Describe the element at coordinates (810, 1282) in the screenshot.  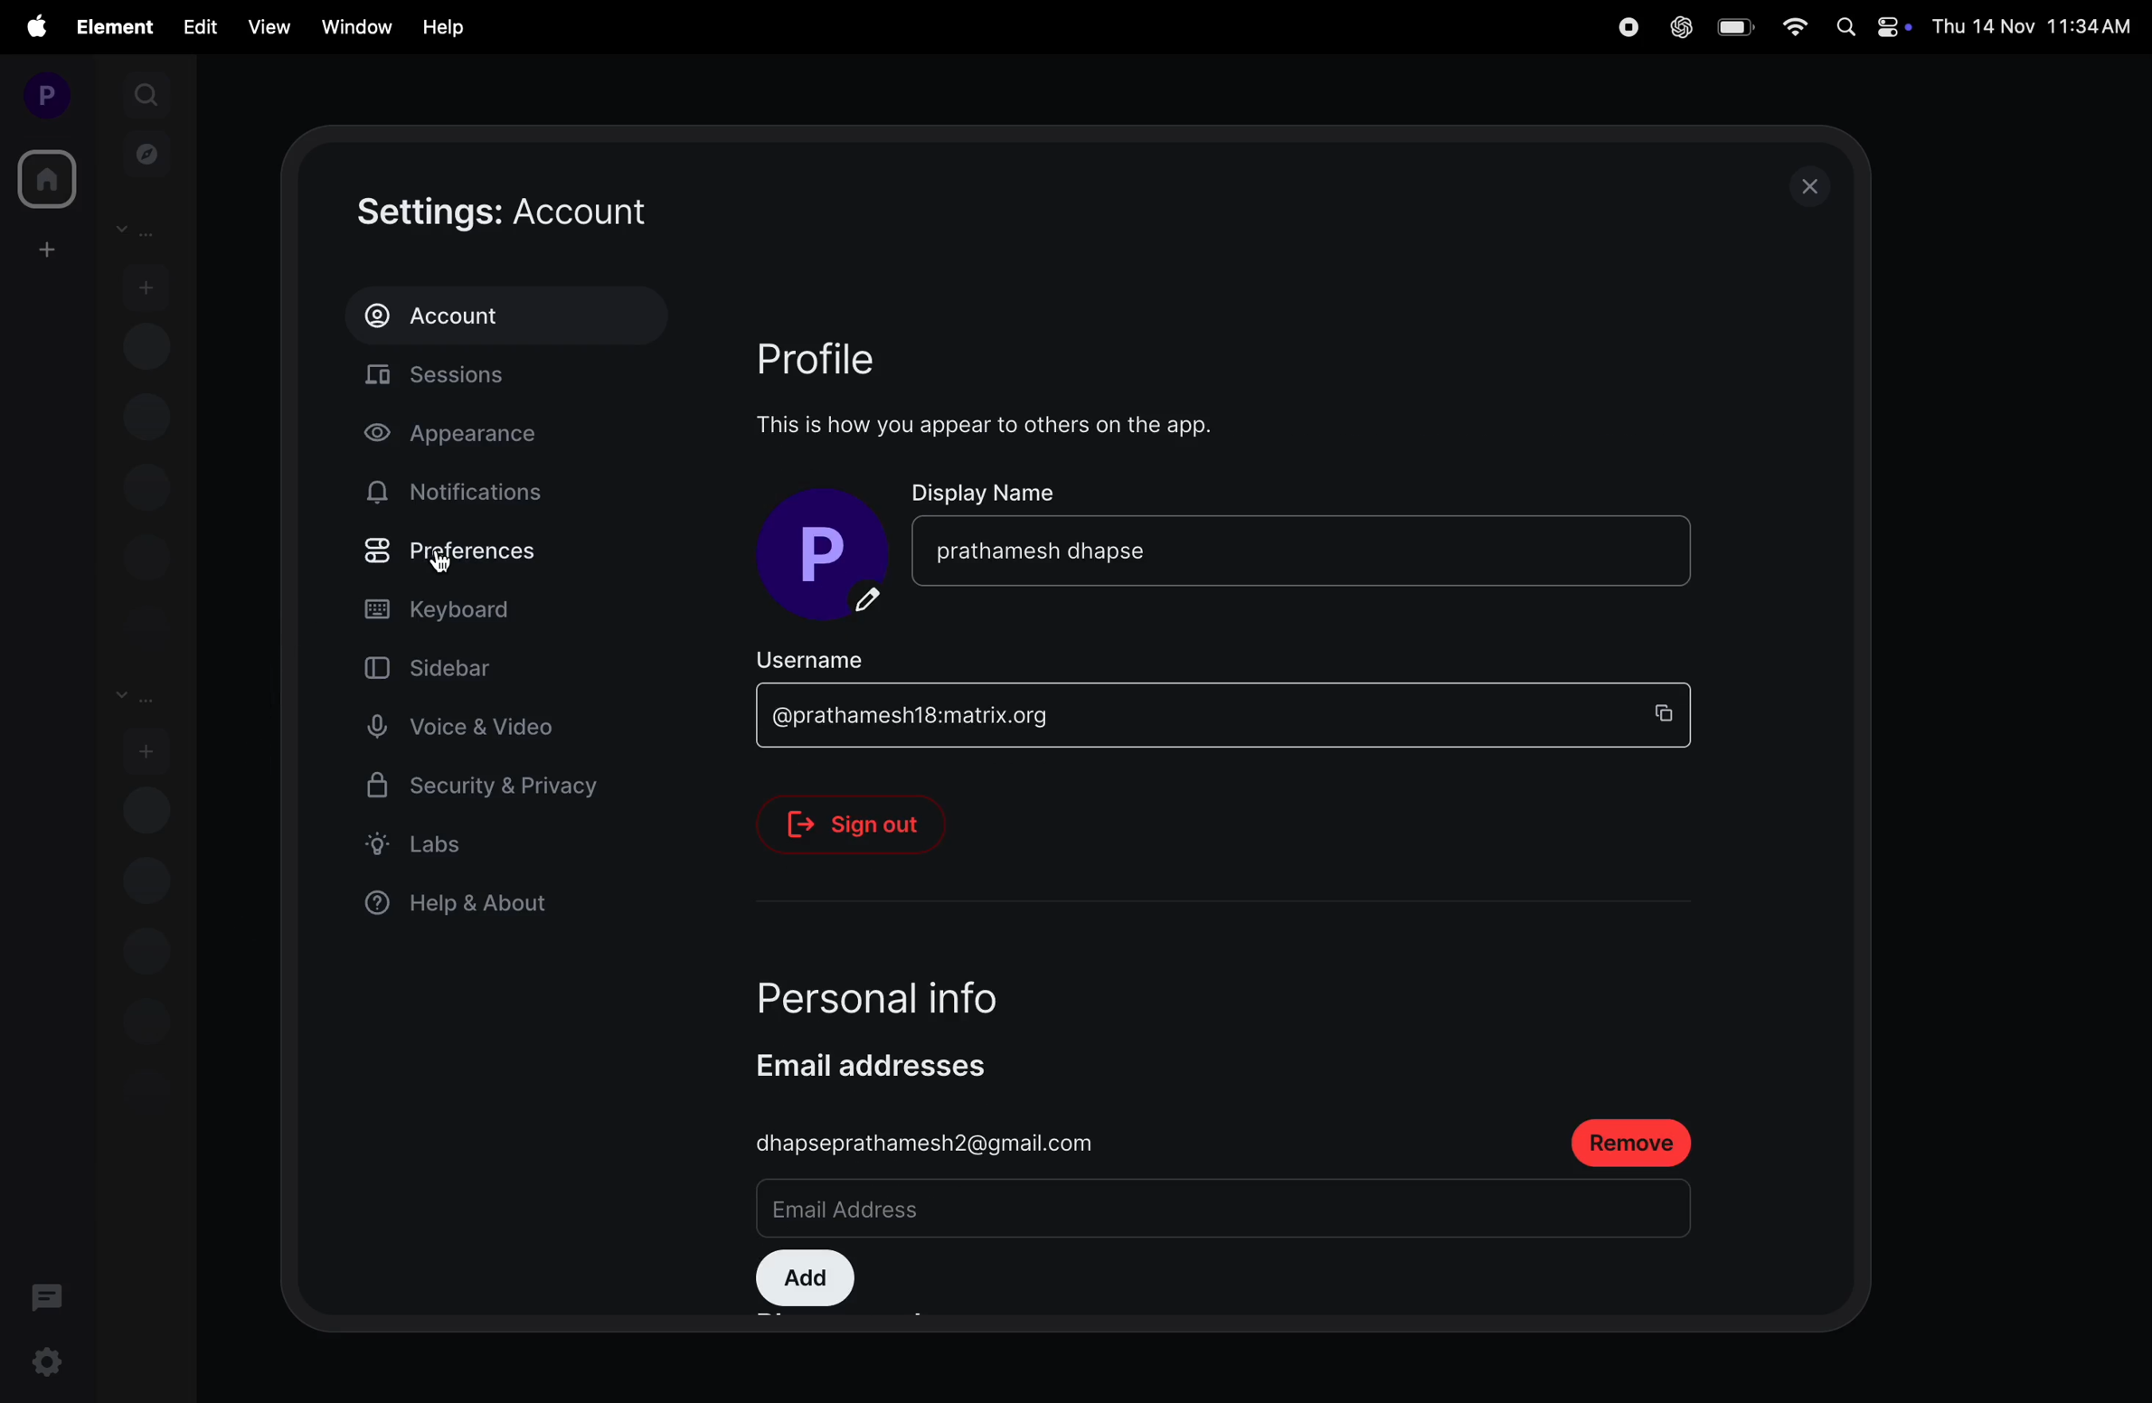
I see `add` at that location.